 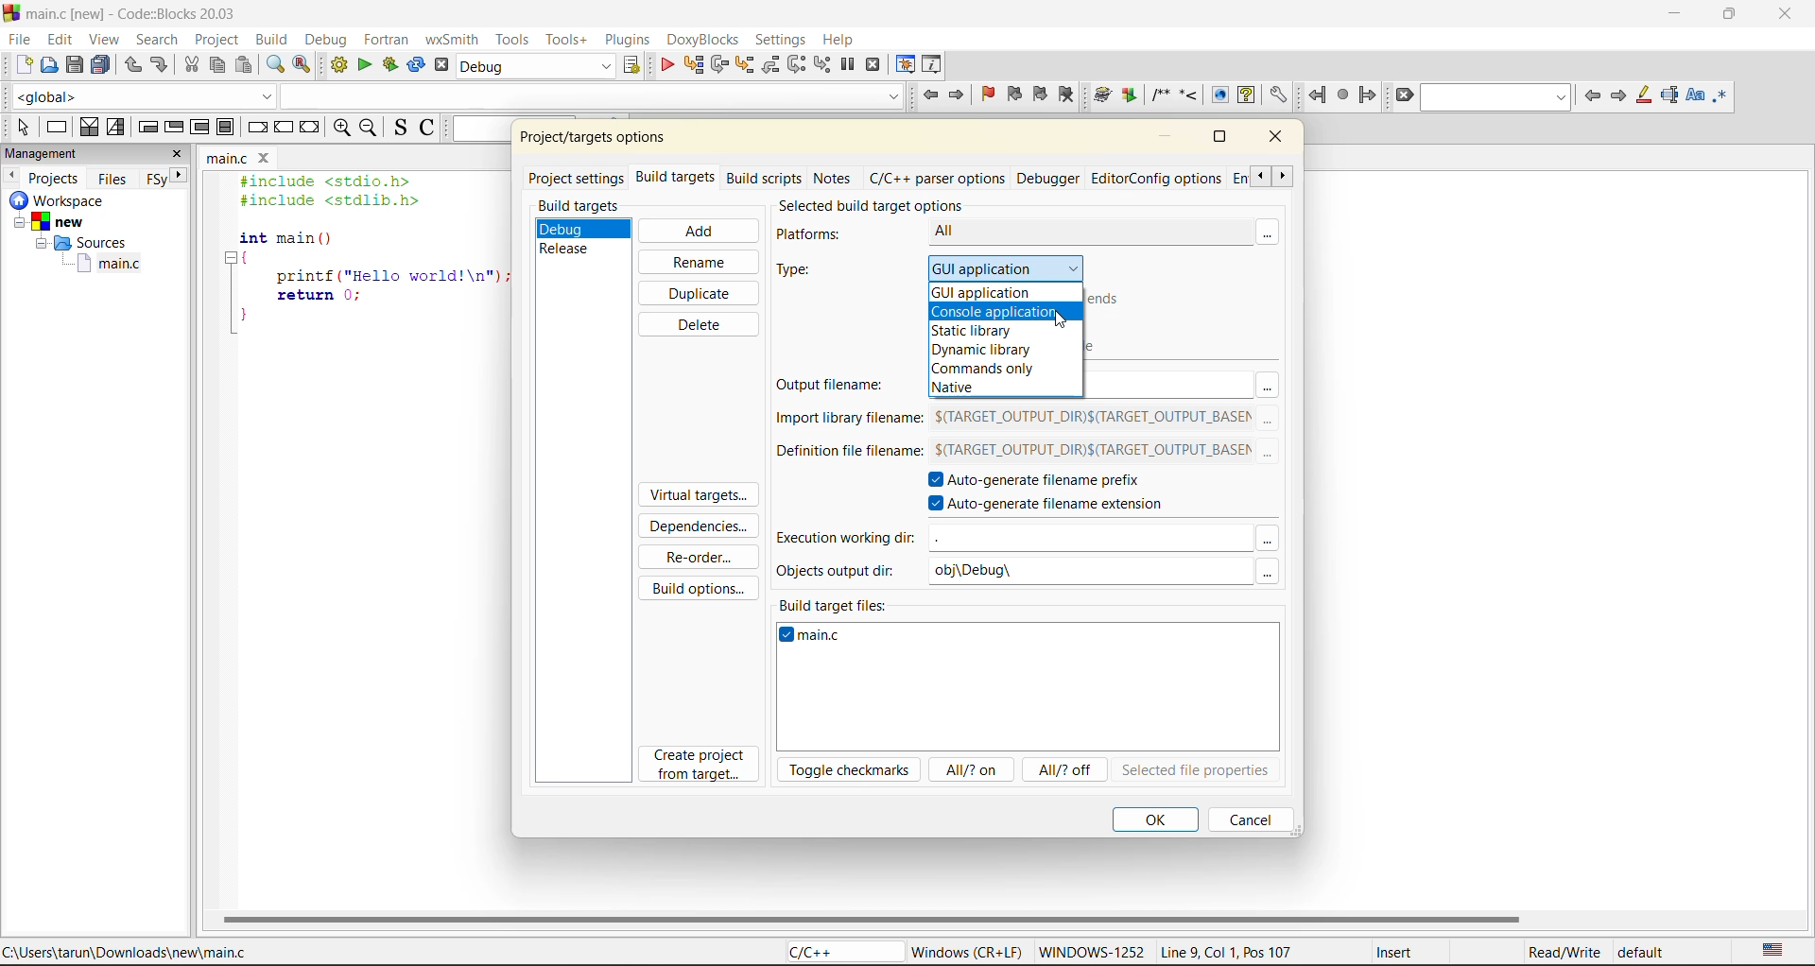 I want to click on selected file properties, so click(x=1195, y=771).